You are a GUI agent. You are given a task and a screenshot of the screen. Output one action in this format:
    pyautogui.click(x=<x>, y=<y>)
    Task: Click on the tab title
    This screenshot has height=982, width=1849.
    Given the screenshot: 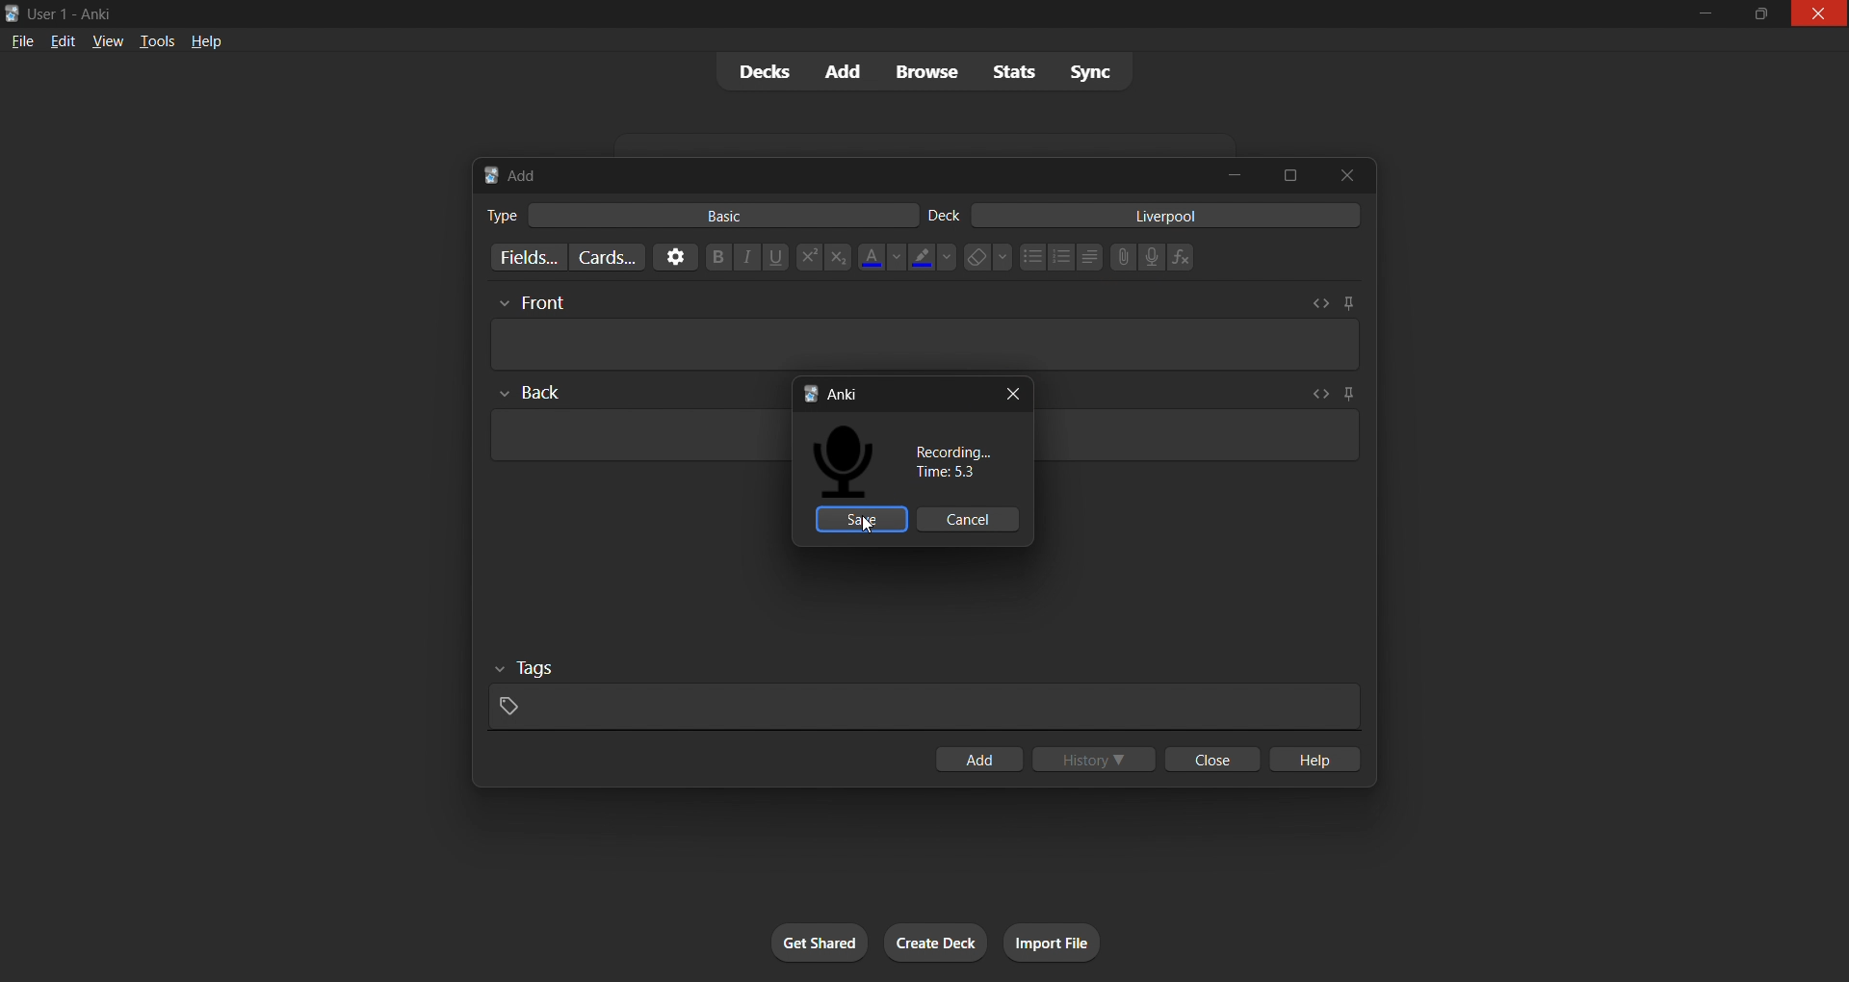 What is the action you would take?
    pyautogui.click(x=839, y=172)
    